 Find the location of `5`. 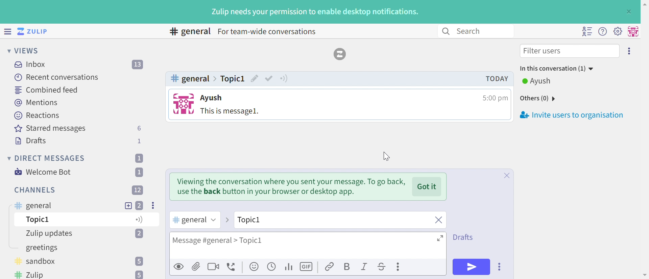

5 is located at coordinates (139, 220).